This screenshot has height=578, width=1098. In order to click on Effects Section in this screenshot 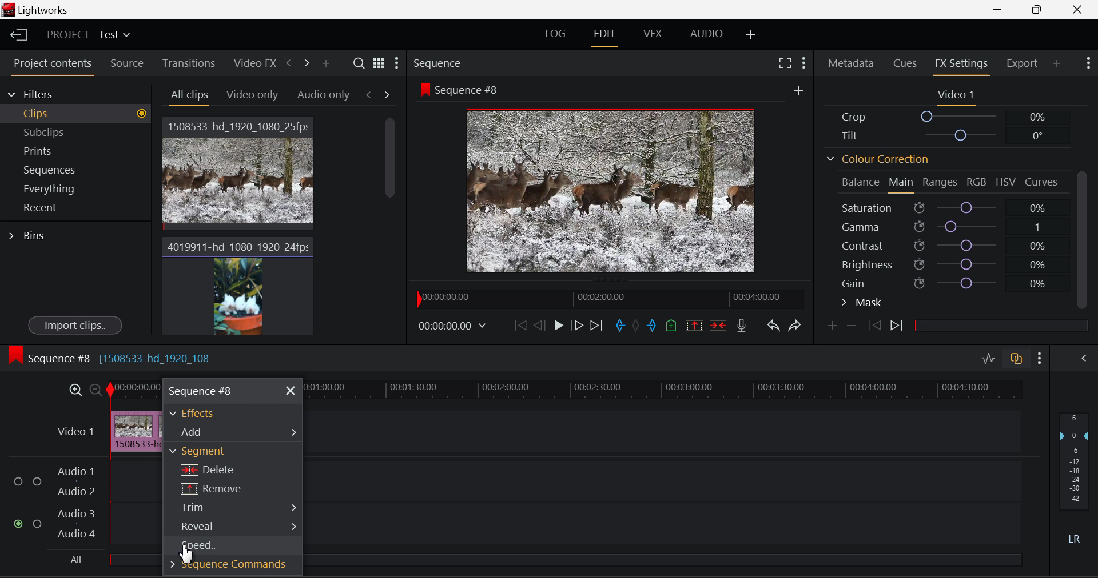, I will do `click(194, 412)`.